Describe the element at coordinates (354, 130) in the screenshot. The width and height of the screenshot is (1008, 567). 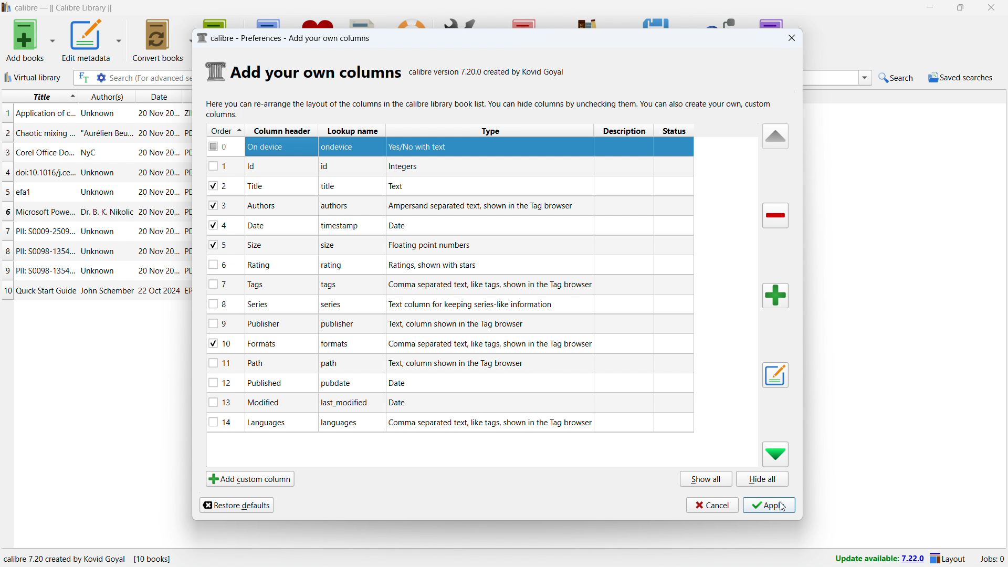
I see `Lookup name` at that location.